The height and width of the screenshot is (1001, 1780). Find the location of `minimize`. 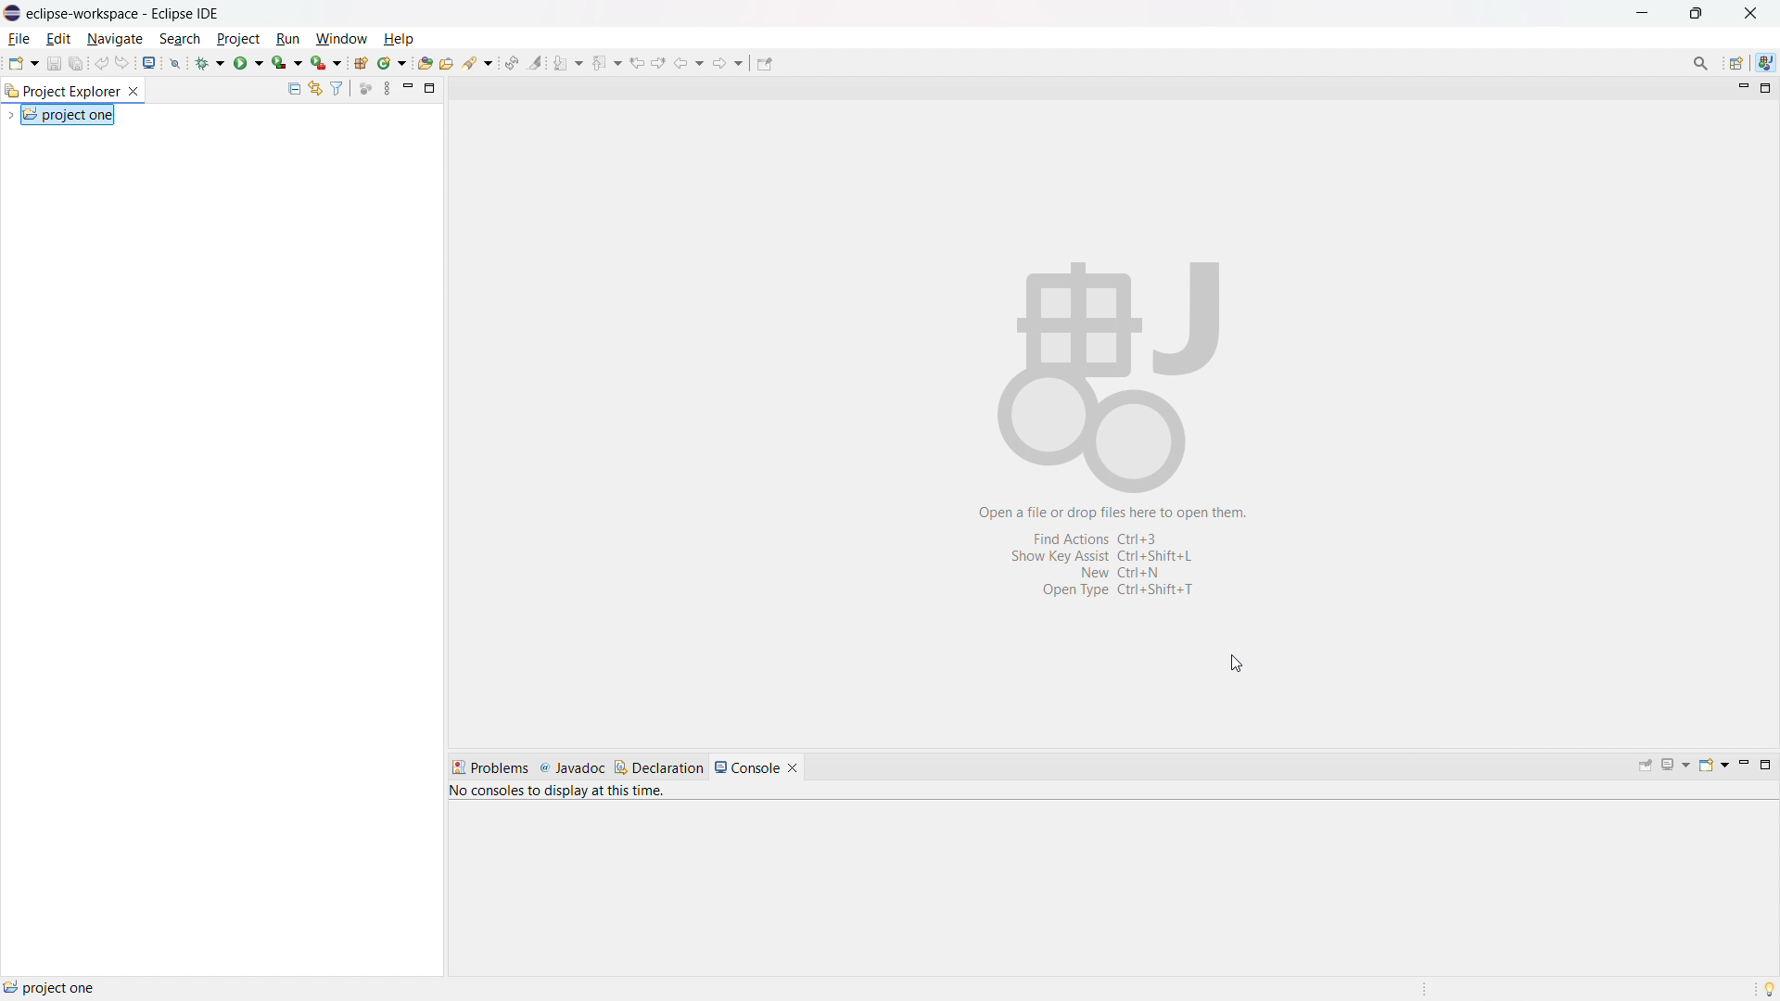

minimize is located at coordinates (1741, 89).